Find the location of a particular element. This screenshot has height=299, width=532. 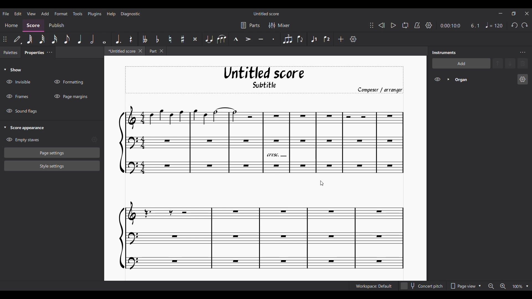

Slur is located at coordinates (221, 39).